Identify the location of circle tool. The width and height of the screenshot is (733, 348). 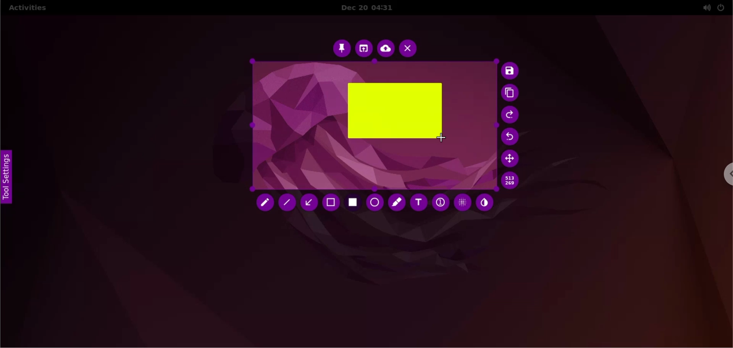
(375, 203).